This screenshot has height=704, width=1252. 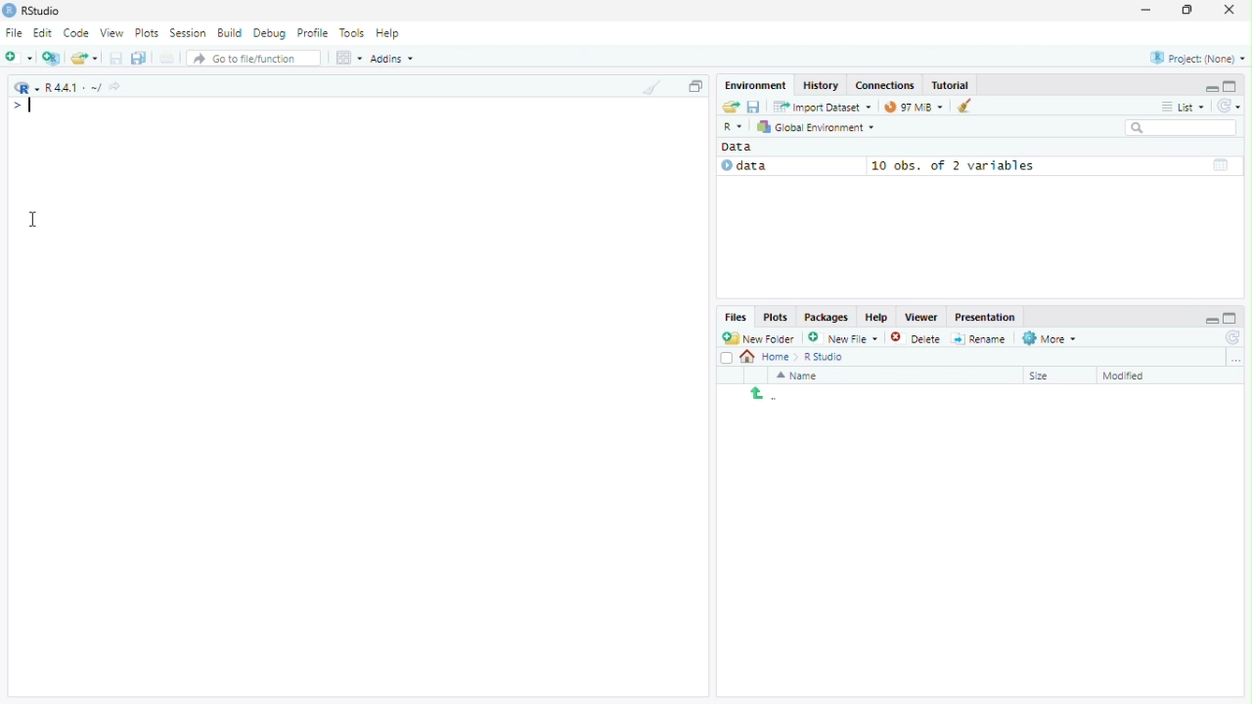 I want to click on selected language - R, so click(x=734, y=126).